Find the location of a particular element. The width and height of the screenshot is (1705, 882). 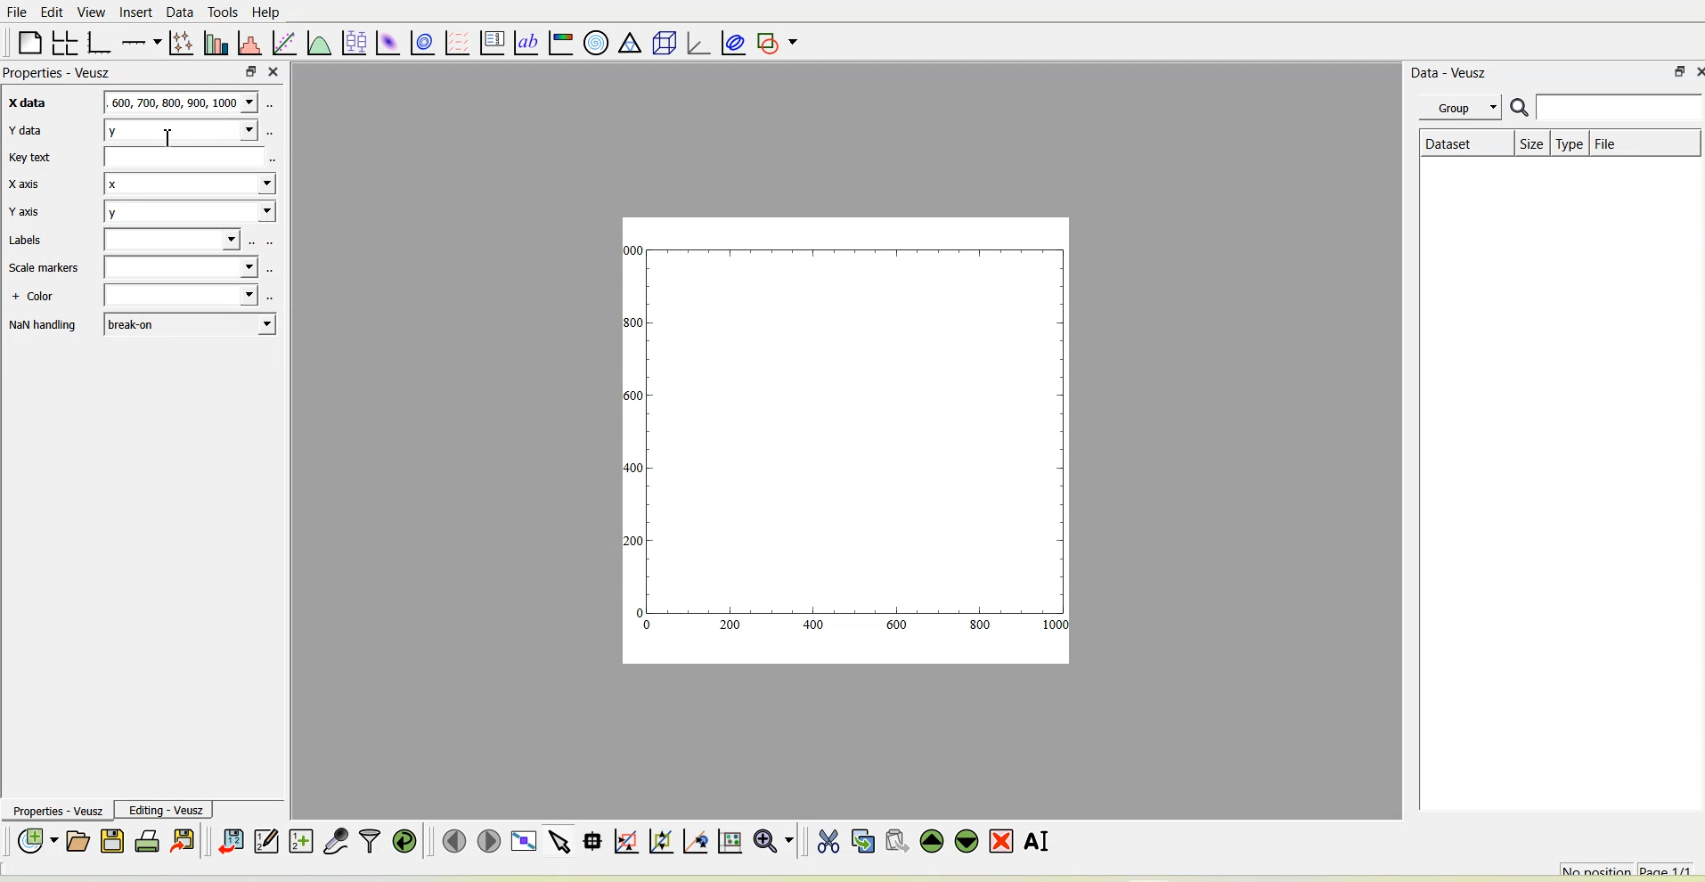

Arrange graphs in a grid is located at coordinates (65, 43).